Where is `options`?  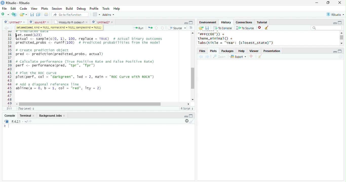 options is located at coordinates (191, 28).